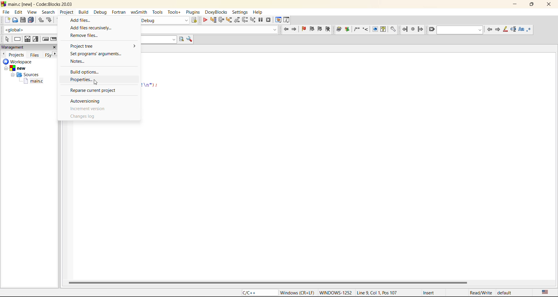 The width and height of the screenshot is (558, 297). What do you see at coordinates (365, 29) in the screenshot?
I see `Insert a line comment at the current cursor position` at bounding box center [365, 29].